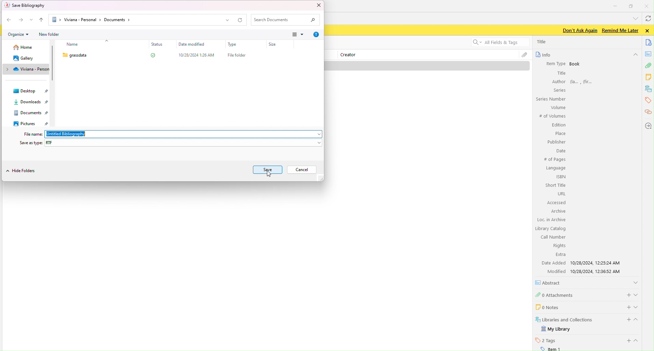 The height and width of the screenshot is (351, 654). What do you see at coordinates (286, 20) in the screenshot?
I see `Search Documents` at bounding box center [286, 20].